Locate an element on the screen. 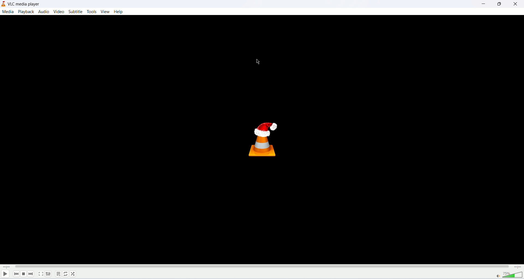  view is located at coordinates (105, 11).